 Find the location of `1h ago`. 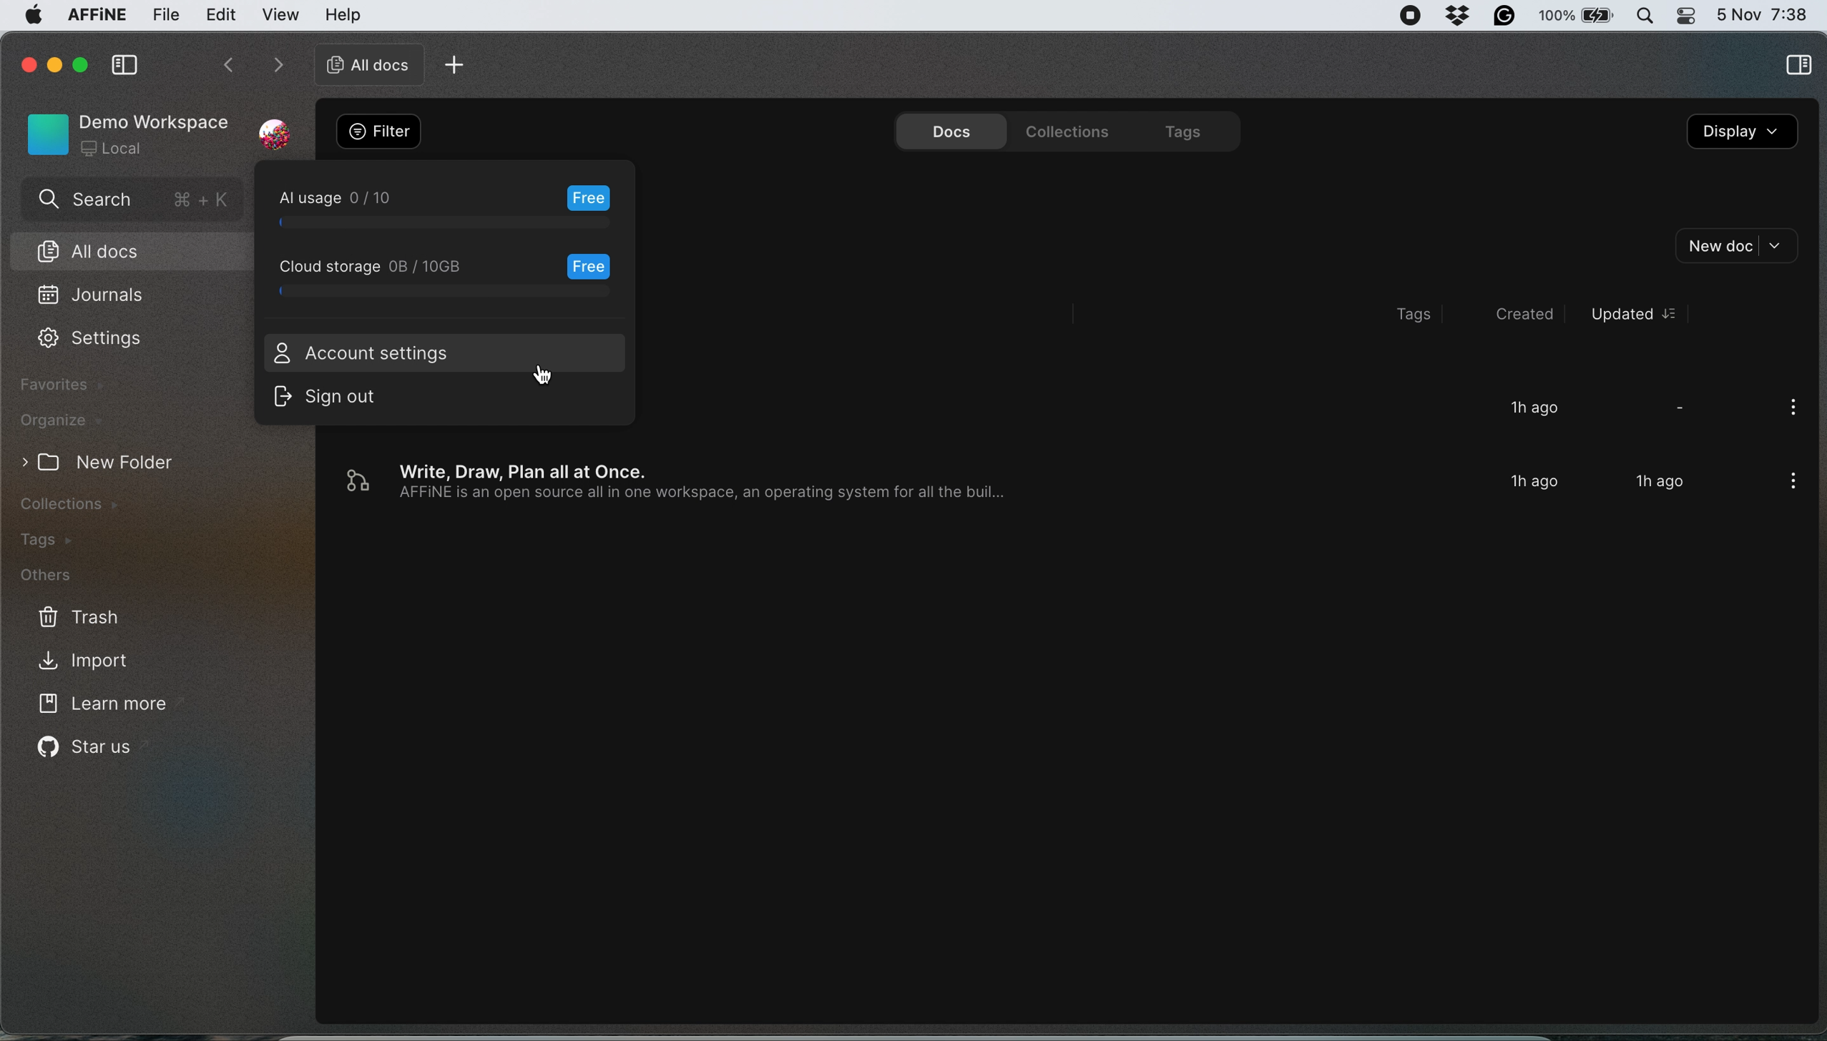

1h ago is located at coordinates (1534, 409).